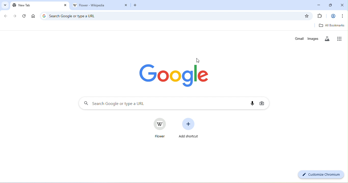 The width and height of the screenshot is (348, 183). What do you see at coordinates (170, 119) in the screenshot?
I see `options` at bounding box center [170, 119].